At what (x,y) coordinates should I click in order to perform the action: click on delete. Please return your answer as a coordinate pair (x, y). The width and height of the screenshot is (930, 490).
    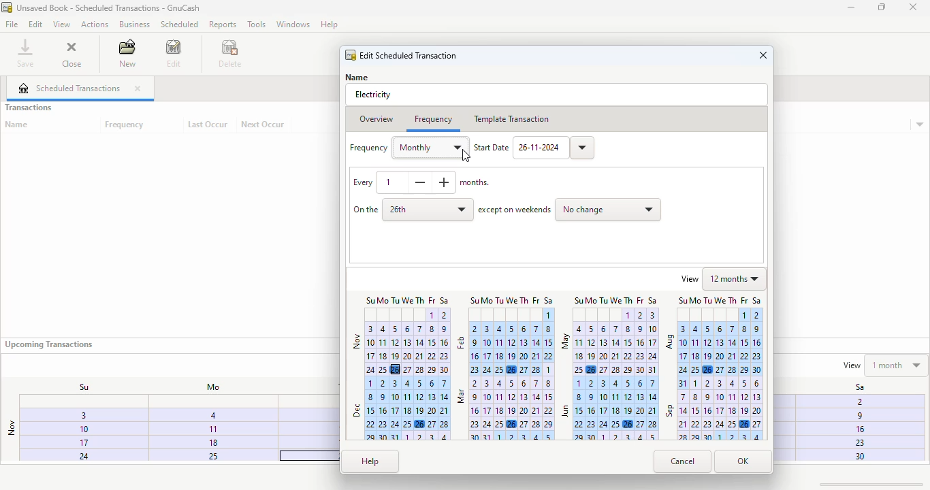
    Looking at the image, I should click on (231, 53).